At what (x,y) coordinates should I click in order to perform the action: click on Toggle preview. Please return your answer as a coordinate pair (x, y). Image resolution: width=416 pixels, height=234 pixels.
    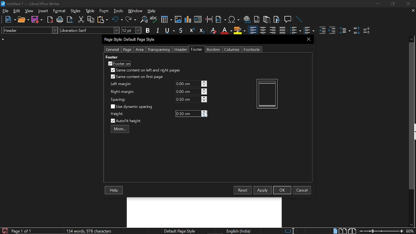
    Looking at the image, I should click on (70, 20).